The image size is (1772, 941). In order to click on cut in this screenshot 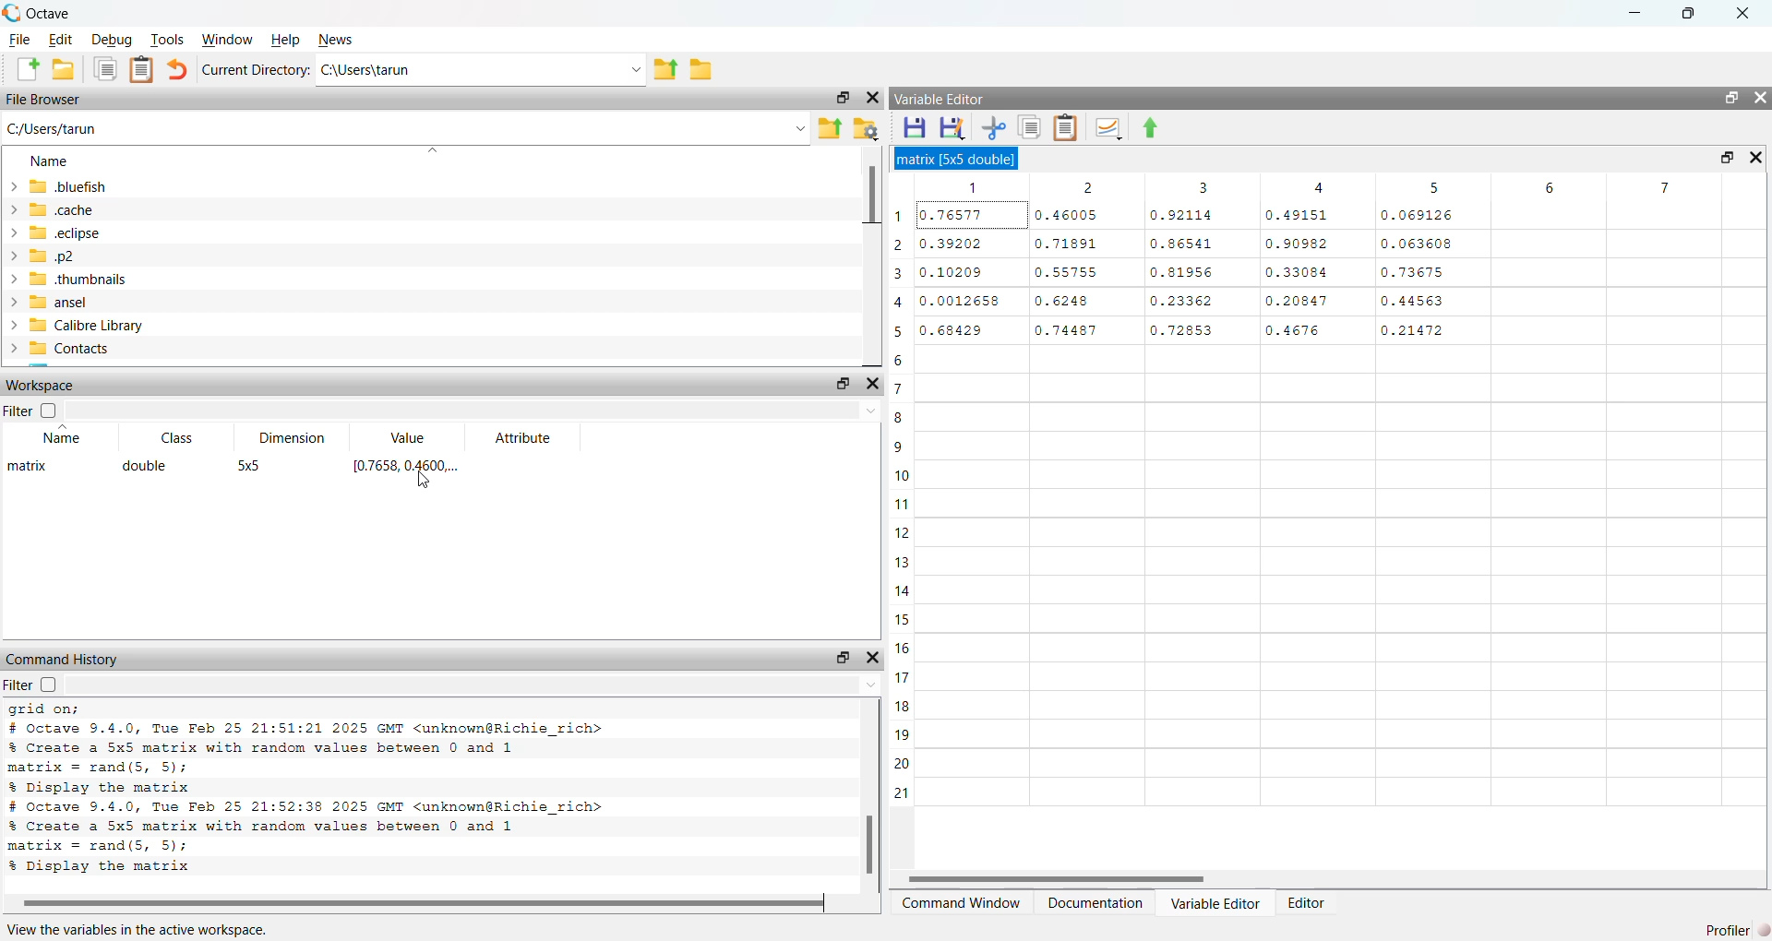, I will do `click(995, 129)`.